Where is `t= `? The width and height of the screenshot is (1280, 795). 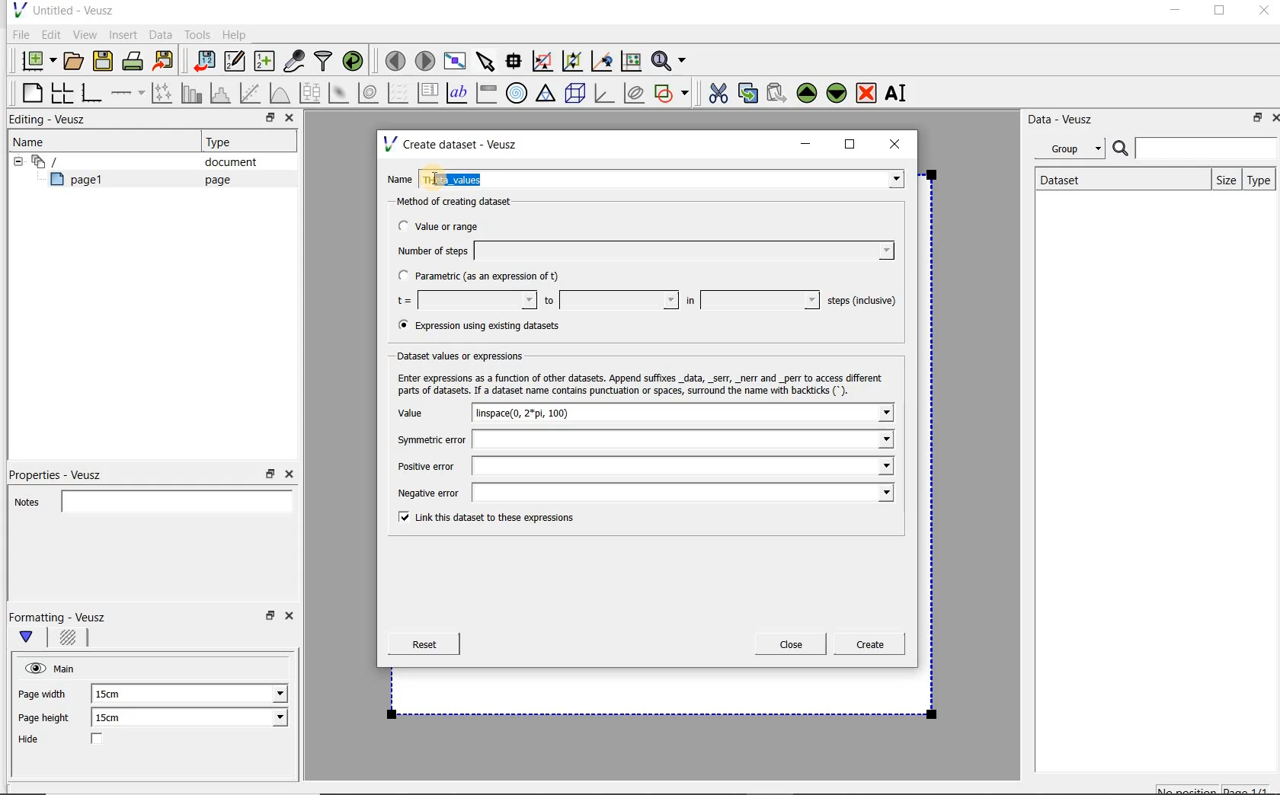 t=  is located at coordinates (463, 301).